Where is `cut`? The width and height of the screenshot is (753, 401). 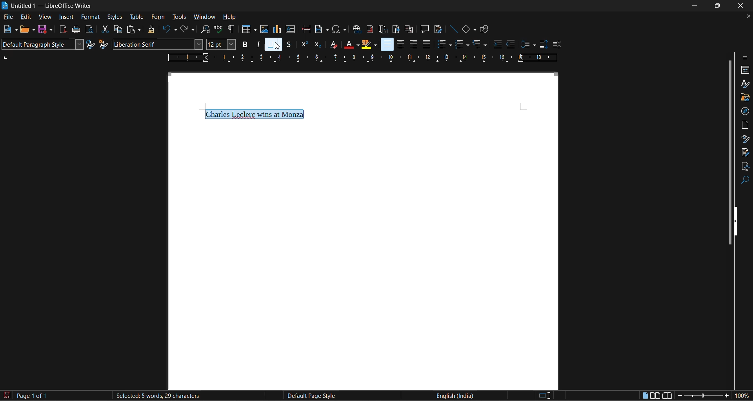
cut is located at coordinates (104, 29).